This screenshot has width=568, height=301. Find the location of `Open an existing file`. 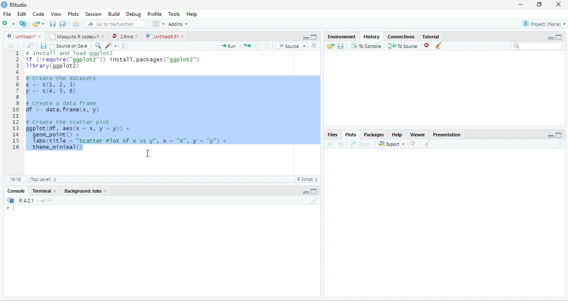

Open an existing file is located at coordinates (36, 24).